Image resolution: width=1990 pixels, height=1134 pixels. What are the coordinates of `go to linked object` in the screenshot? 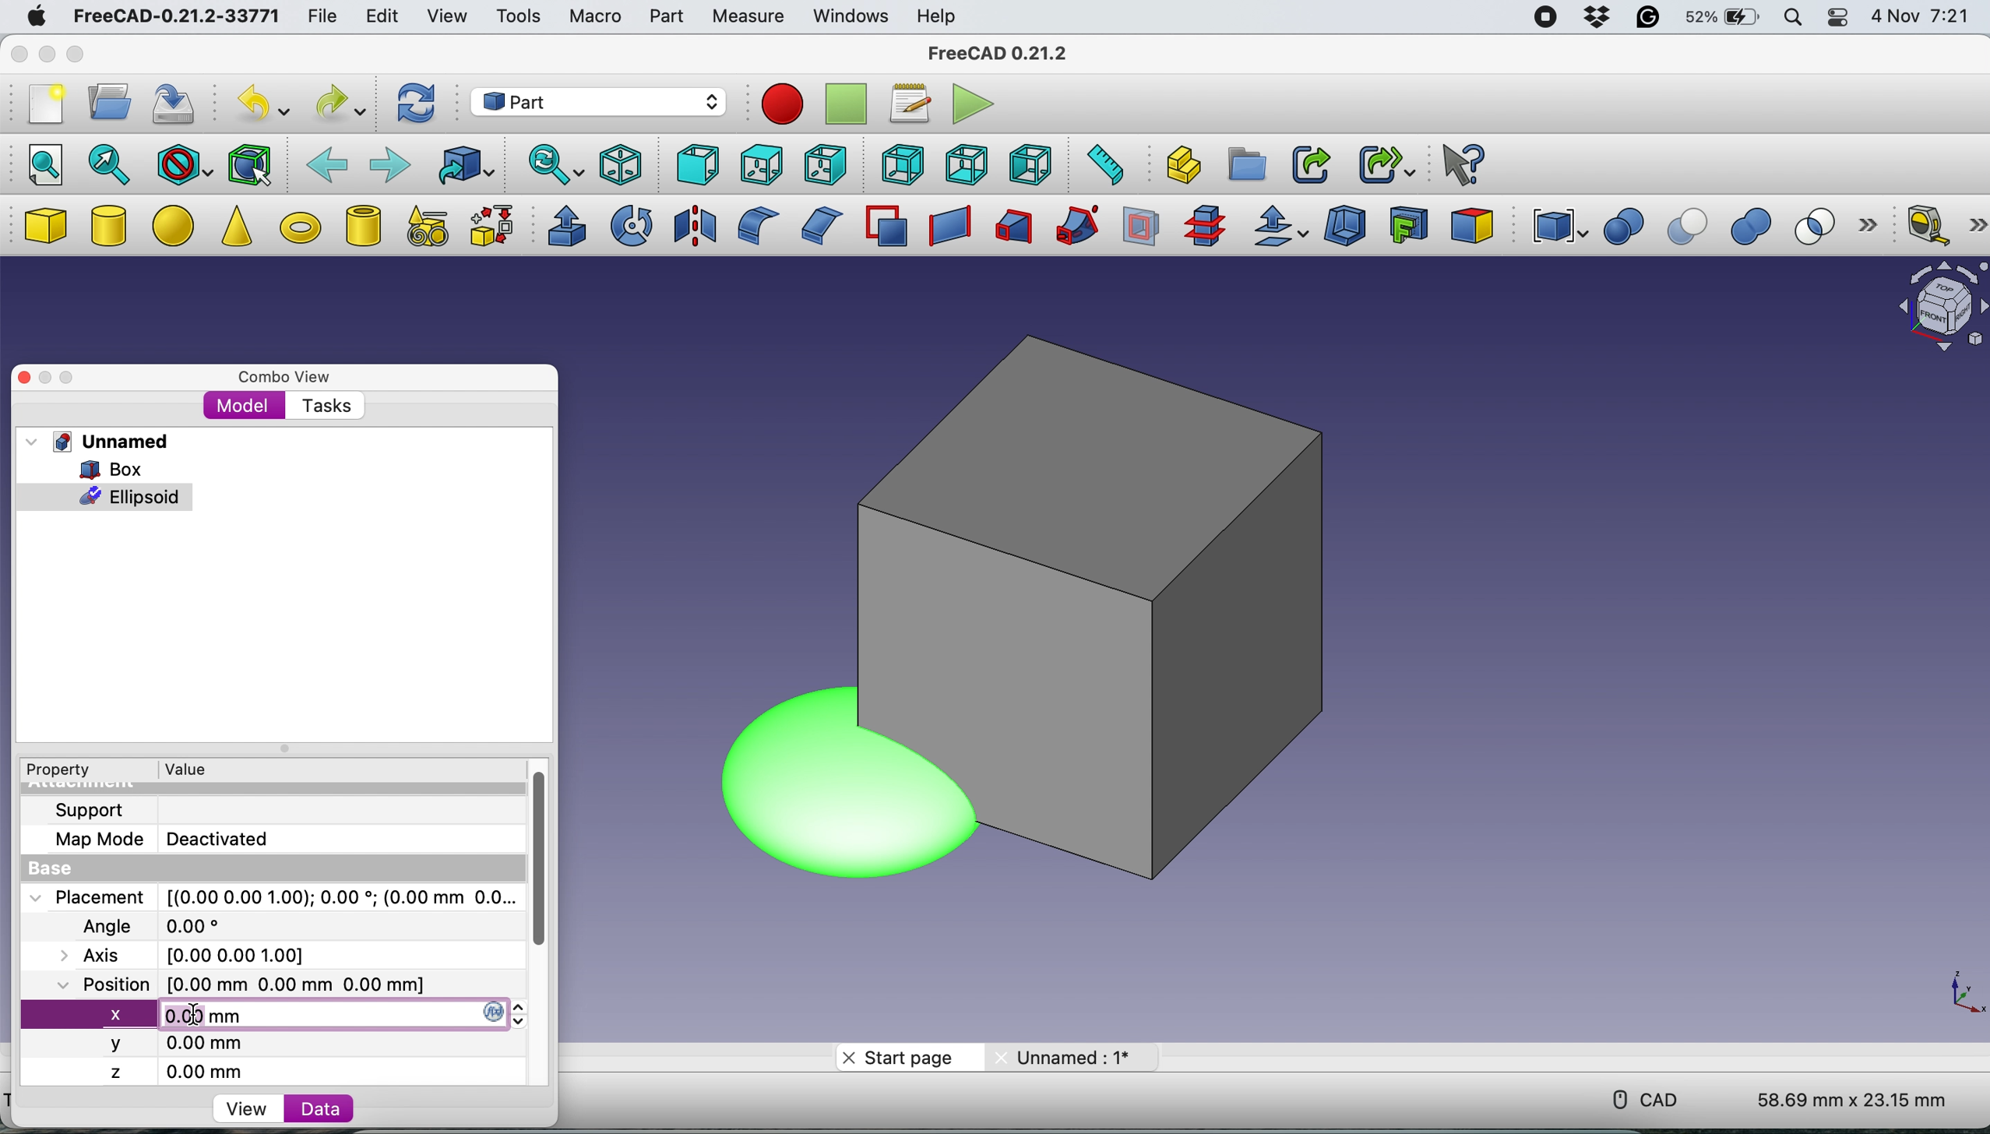 It's located at (465, 165).